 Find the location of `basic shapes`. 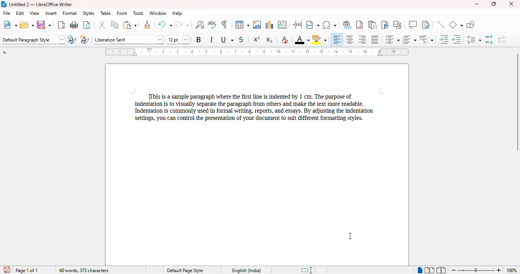

basic shapes is located at coordinates (456, 25).